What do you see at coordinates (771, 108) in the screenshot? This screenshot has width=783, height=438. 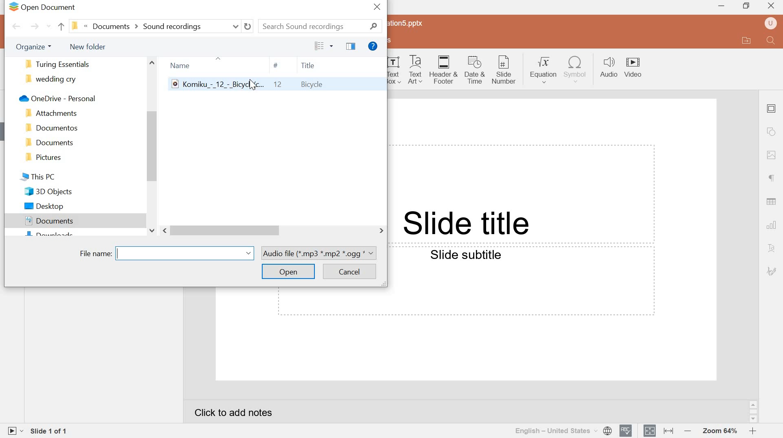 I see `slide settings` at bounding box center [771, 108].